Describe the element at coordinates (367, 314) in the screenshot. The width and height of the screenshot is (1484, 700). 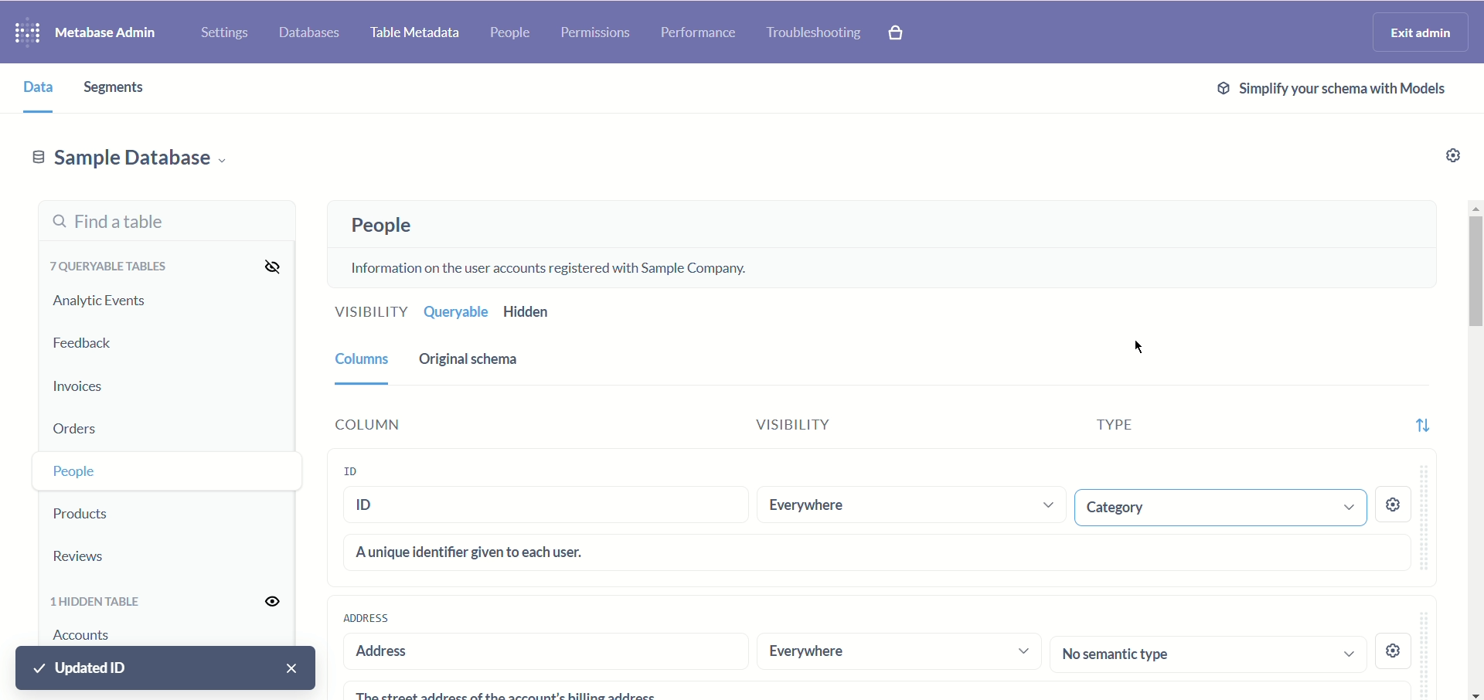
I see `Visibility` at that location.